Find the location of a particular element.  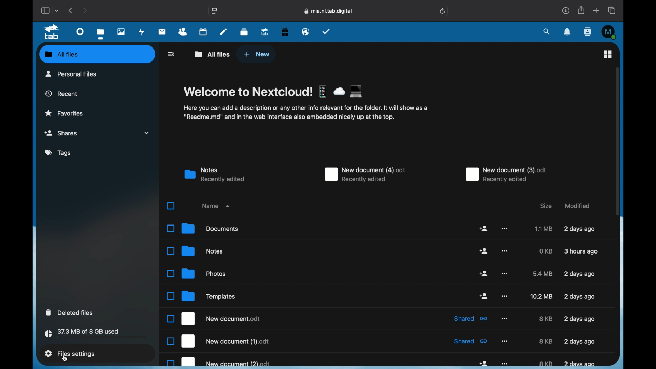

web address is located at coordinates (328, 11).